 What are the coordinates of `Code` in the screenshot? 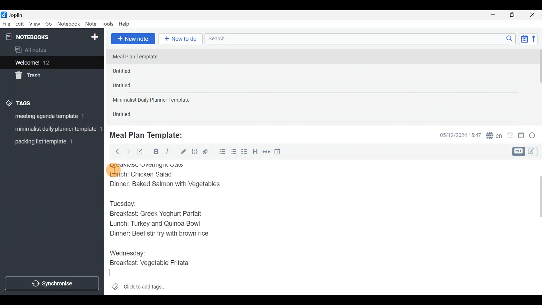 It's located at (194, 151).